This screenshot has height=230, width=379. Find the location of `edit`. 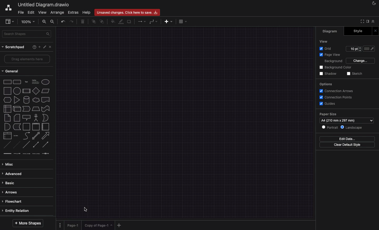

edit is located at coordinates (31, 12).